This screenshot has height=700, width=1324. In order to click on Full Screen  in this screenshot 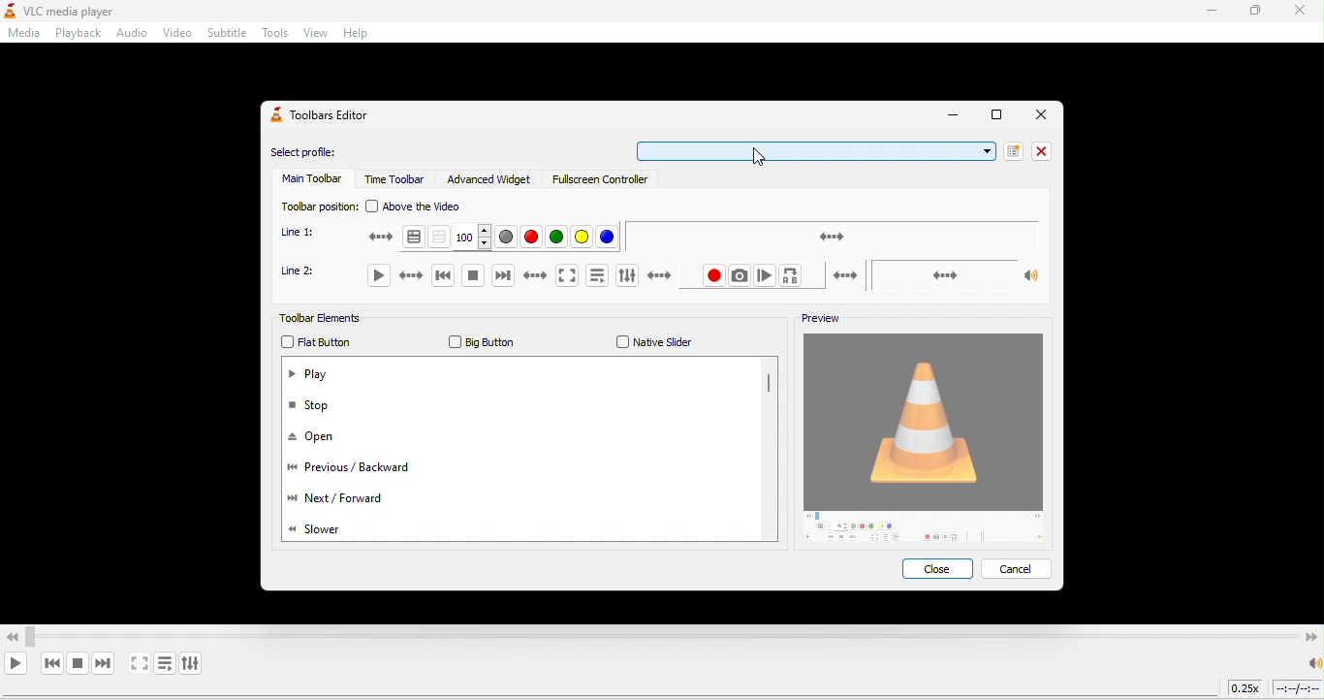, I will do `click(993, 117)`.